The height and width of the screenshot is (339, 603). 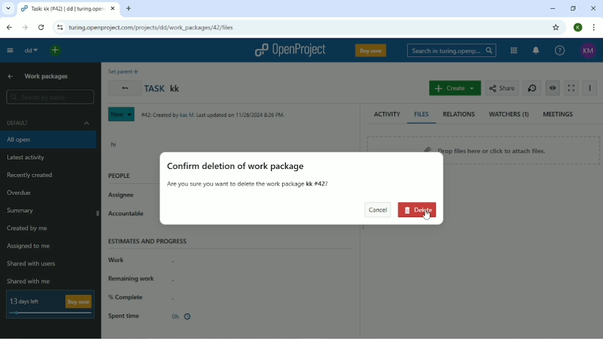 I want to click on Work, so click(x=140, y=261).